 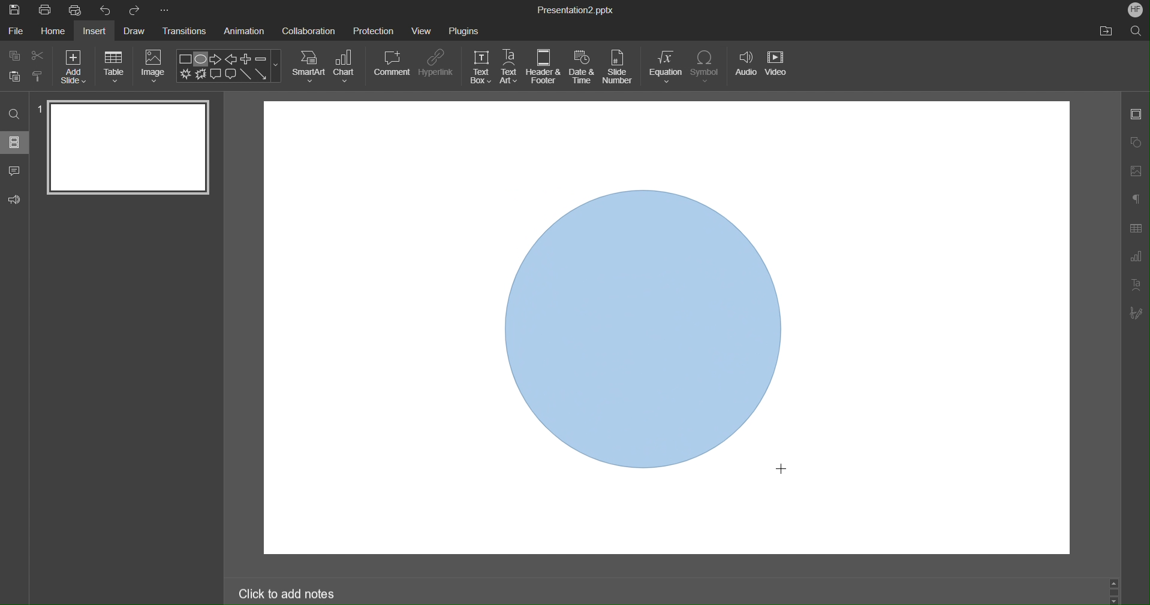 I want to click on workspace, so click(x=651, y=521).